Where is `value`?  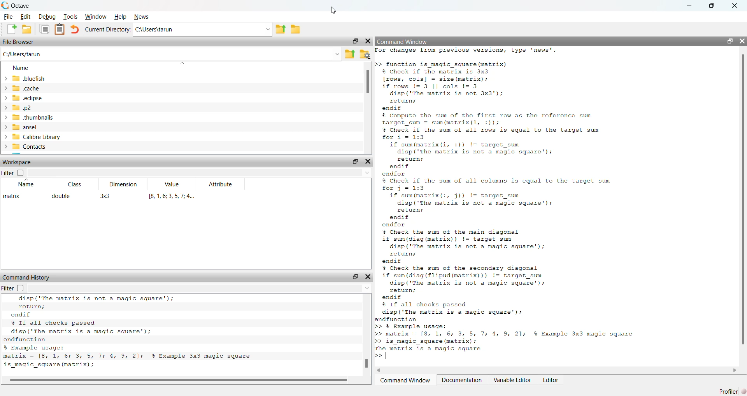
value is located at coordinates (173, 184).